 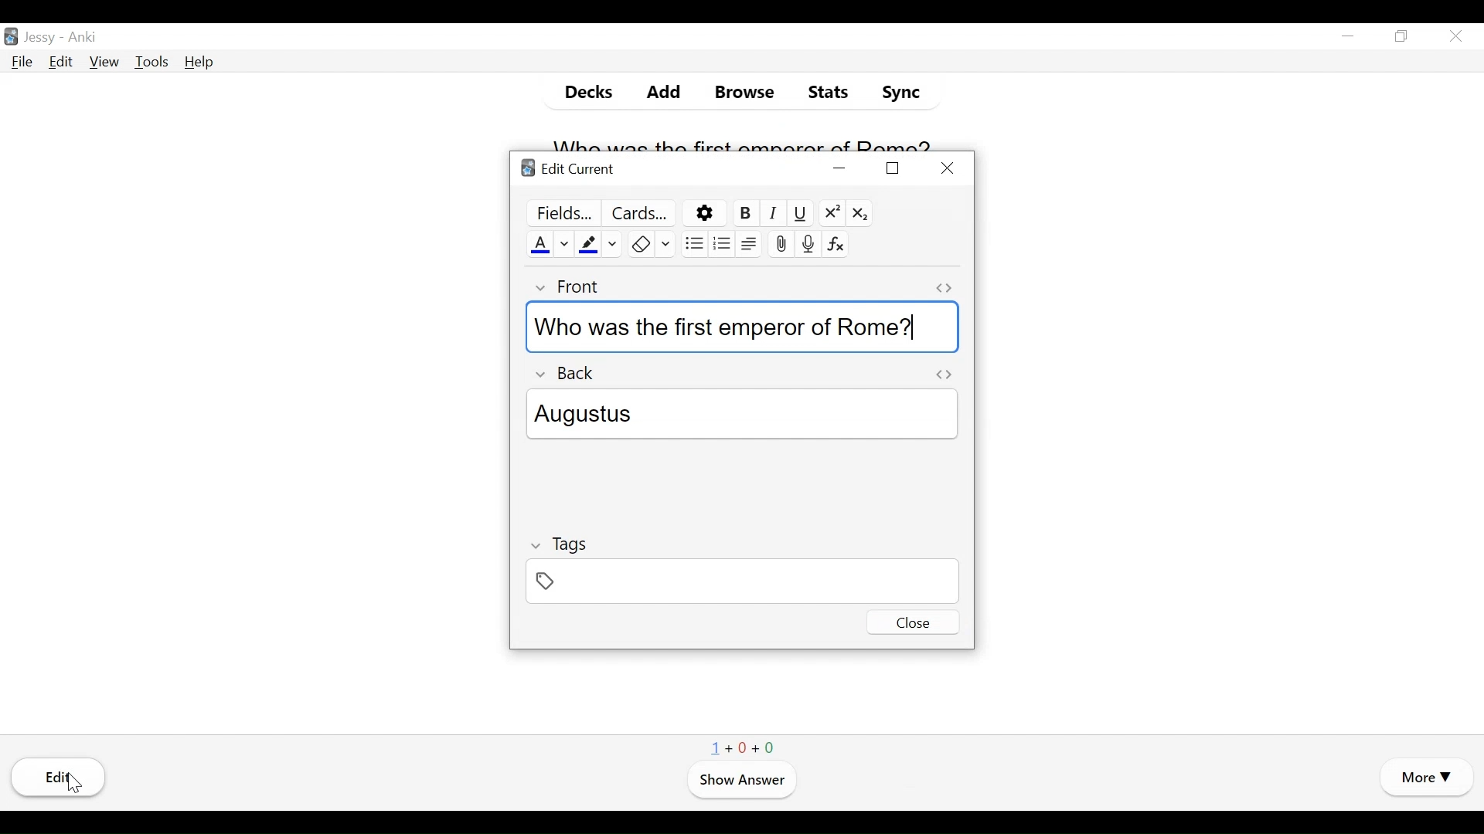 What do you see at coordinates (859, 212) in the screenshot?
I see `Subscript` at bounding box center [859, 212].